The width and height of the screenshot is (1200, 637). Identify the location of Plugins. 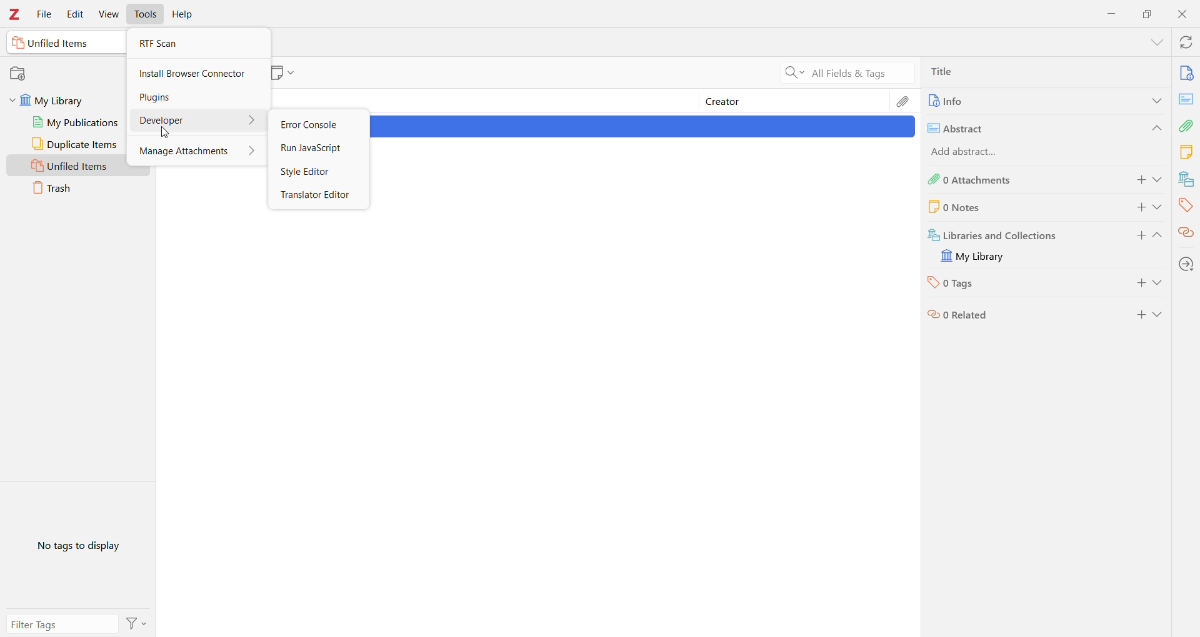
(197, 97).